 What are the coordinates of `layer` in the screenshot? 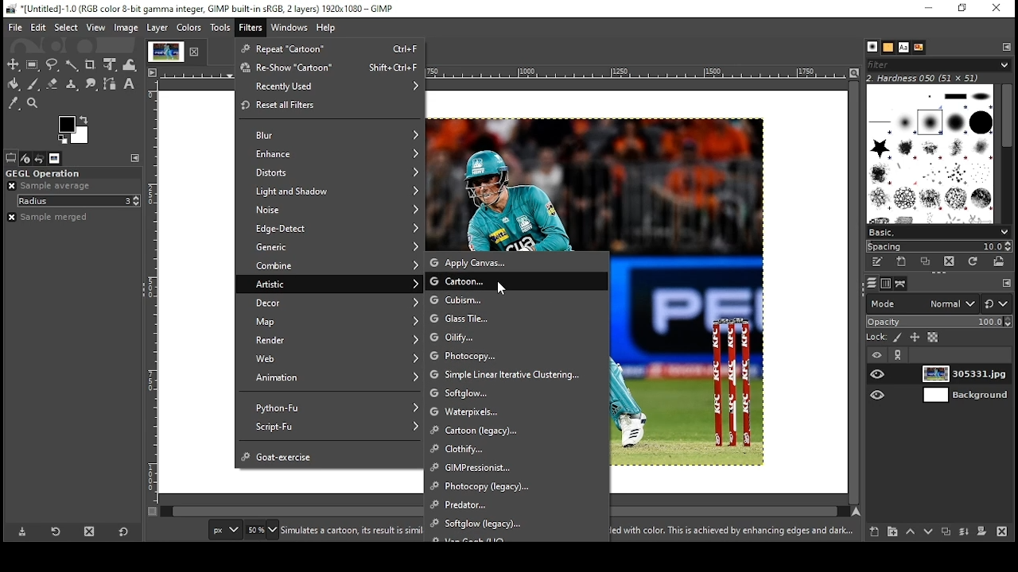 It's located at (158, 28).